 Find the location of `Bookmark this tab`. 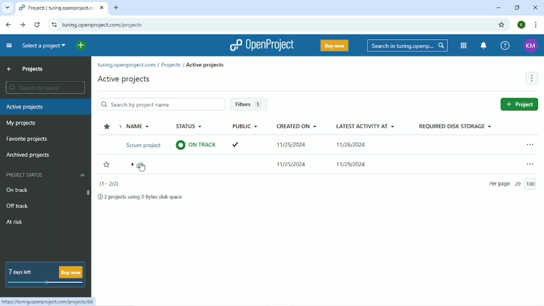

Bookmark this tab is located at coordinates (501, 24).